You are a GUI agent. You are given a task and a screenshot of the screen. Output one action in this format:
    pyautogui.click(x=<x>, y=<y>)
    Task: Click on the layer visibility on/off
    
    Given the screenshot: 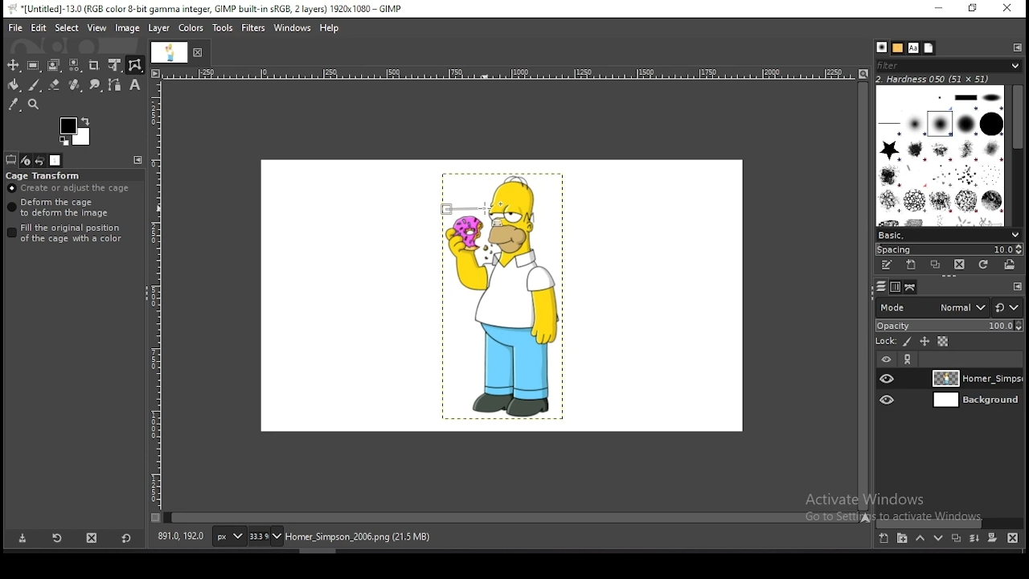 What is the action you would take?
    pyautogui.click(x=888, y=379)
    